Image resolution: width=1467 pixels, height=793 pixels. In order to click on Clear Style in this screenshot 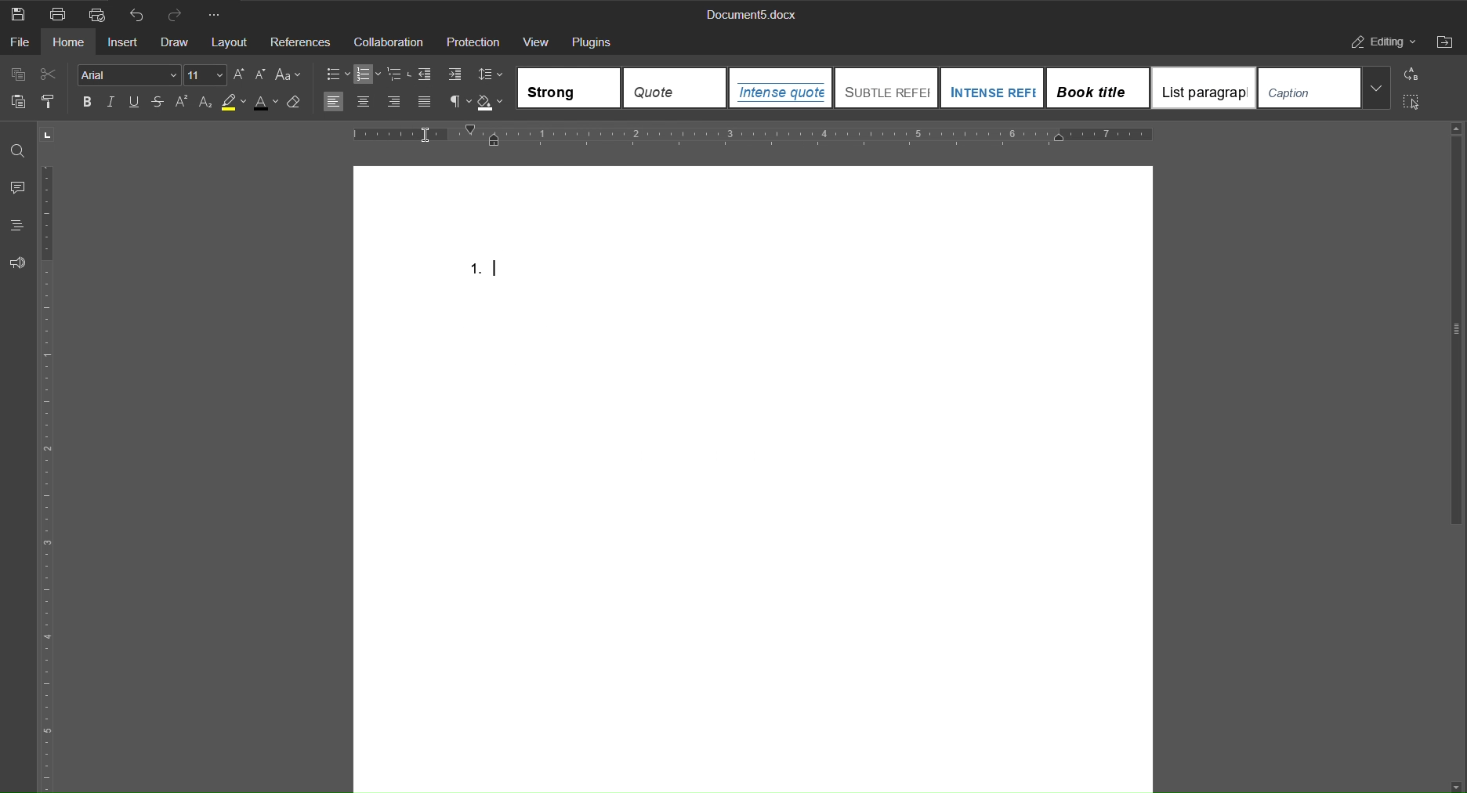, I will do `click(297, 101)`.